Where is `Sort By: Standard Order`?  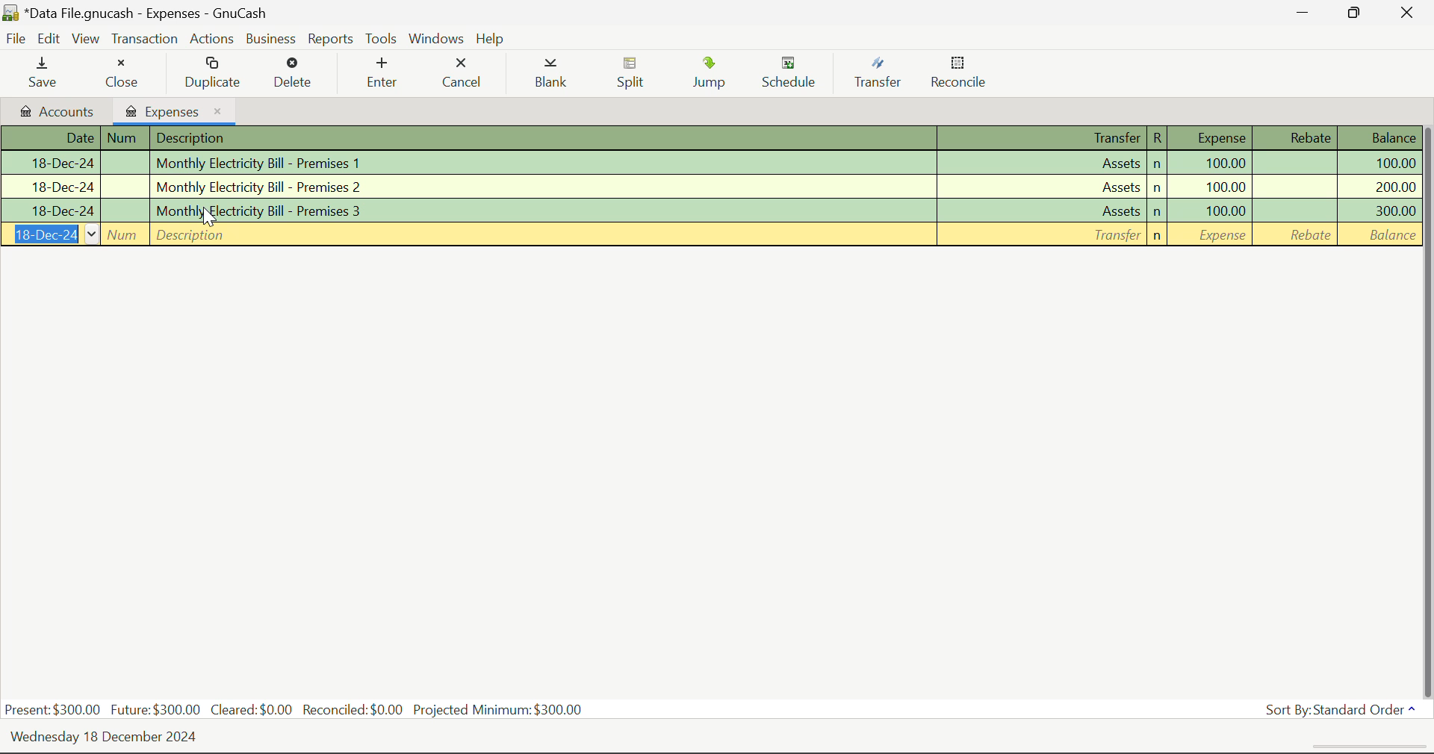 Sort By: Standard Order is located at coordinates (1341, 710).